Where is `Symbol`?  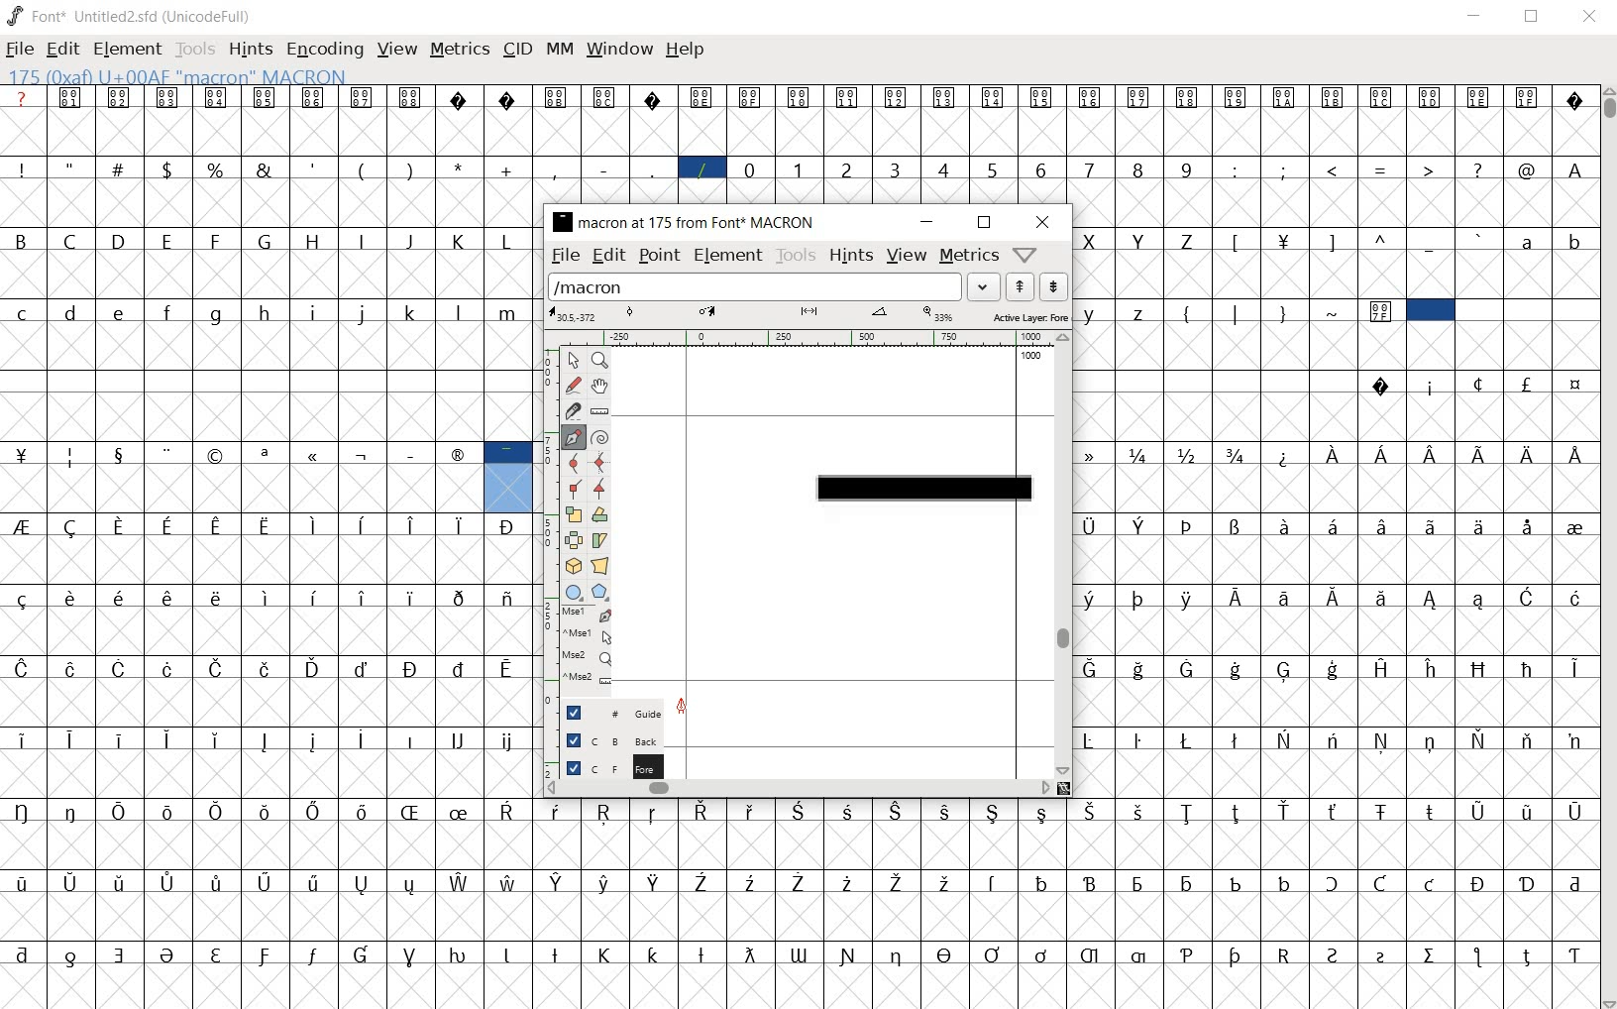
Symbol is located at coordinates (365, 953).